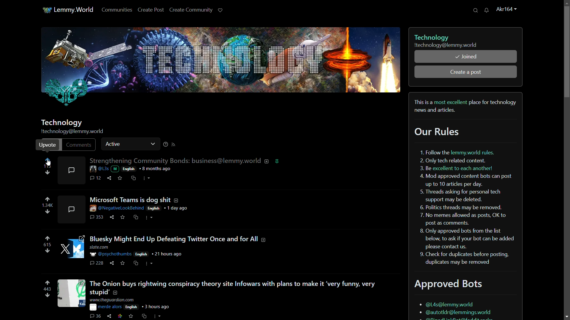 The height and width of the screenshot is (320, 570). What do you see at coordinates (96, 263) in the screenshot?
I see `comments` at bounding box center [96, 263].